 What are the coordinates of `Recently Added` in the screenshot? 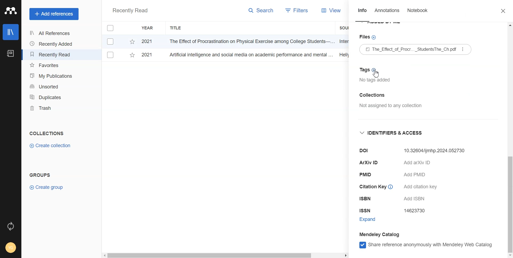 It's located at (52, 44).